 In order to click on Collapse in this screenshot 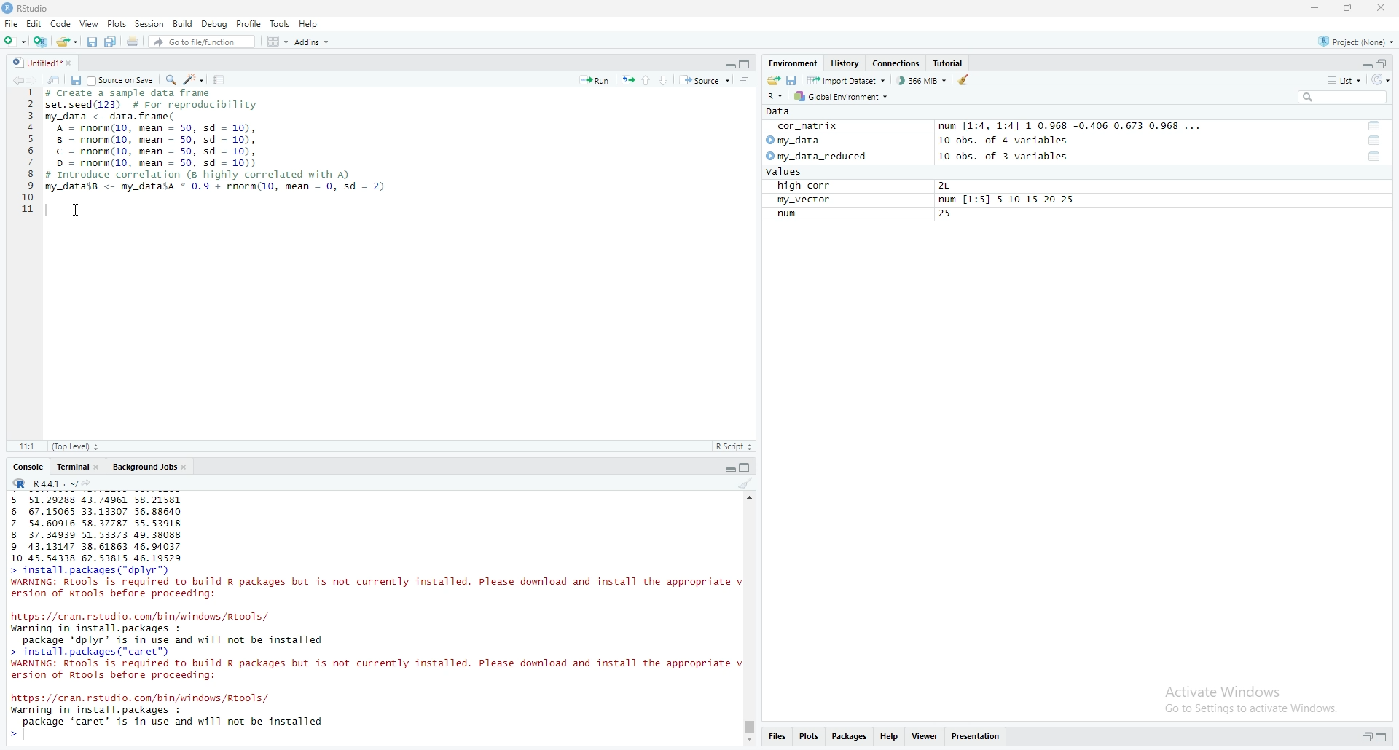, I will do `click(729, 66)`.